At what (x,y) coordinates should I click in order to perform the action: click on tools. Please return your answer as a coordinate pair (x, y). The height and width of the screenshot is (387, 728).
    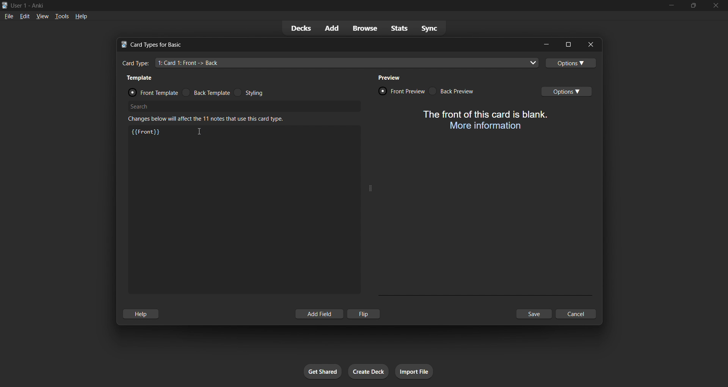
    Looking at the image, I should click on (61, 17).